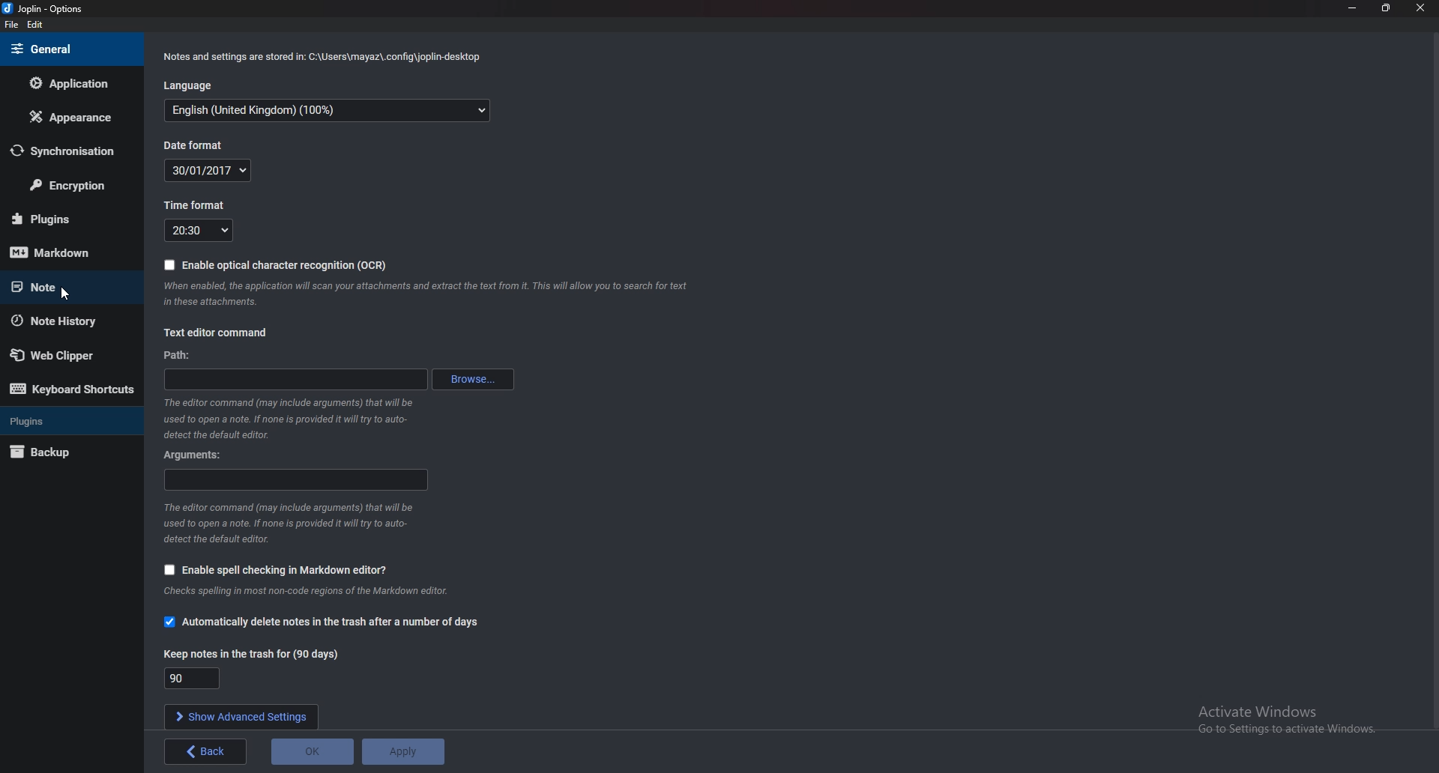  Describe the element at coordinates (289, 265) in the screenshot. I see `Enable OCr` at that location.